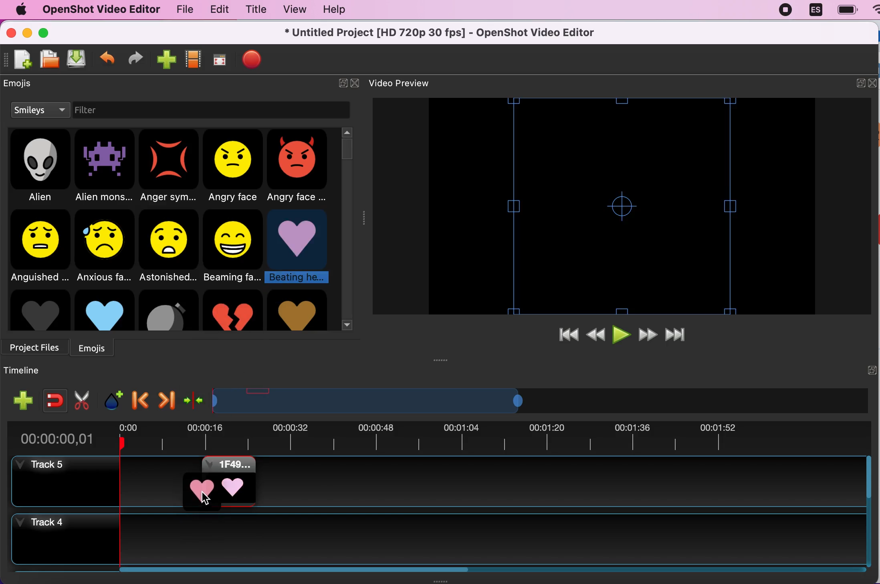 The image size is (880, 584). Describe the element at coordinates (860, 82) in the screenshot. I see `expand/hide` at that location.